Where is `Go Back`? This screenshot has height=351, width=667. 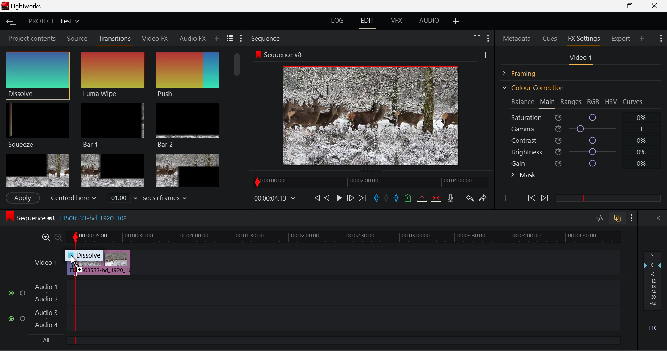
Go Back is located at coordinates (329, 197).